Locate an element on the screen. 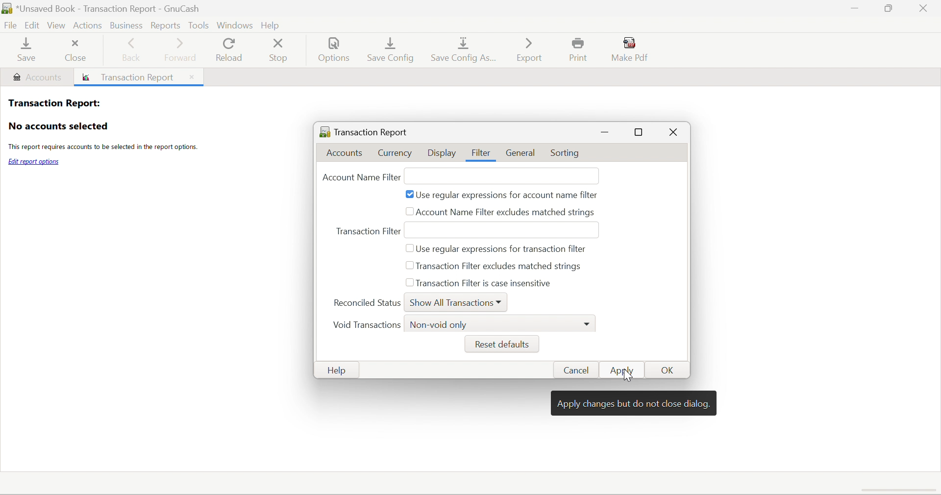 The width and height of the screenshot is (941, 495). Close is located at coordinates (925, 8).